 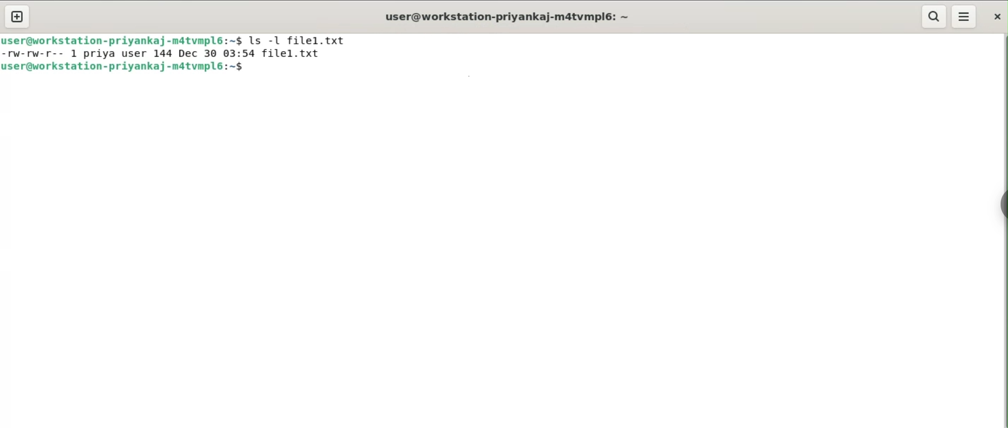 I want to click on user@workstation-priyankaj-m4tvmpl6: ~, so click(x=506, y=18).